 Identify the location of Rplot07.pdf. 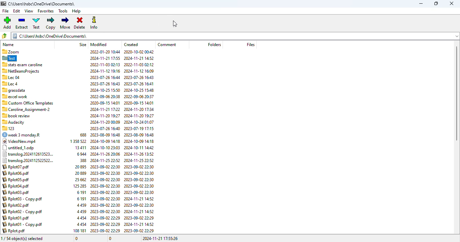
(16, 166).